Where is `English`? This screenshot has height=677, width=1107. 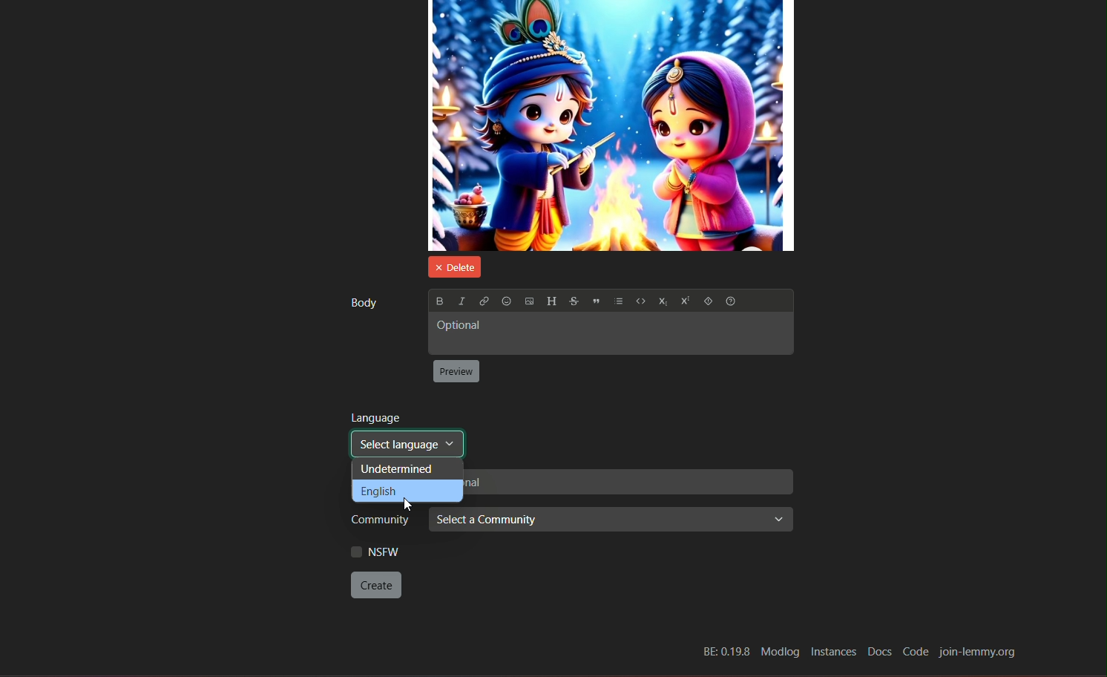 English is located at coordinates (407, 491).